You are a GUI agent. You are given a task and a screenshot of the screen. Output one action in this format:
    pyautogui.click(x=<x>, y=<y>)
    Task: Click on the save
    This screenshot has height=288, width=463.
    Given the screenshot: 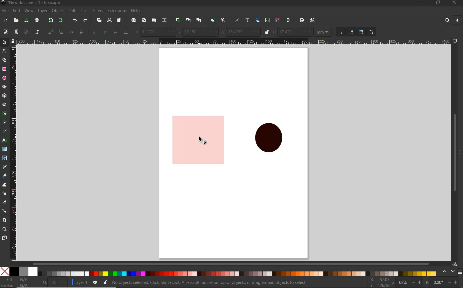 What is the action you would take?
    pyautogui.click(x=26, y=20)
    